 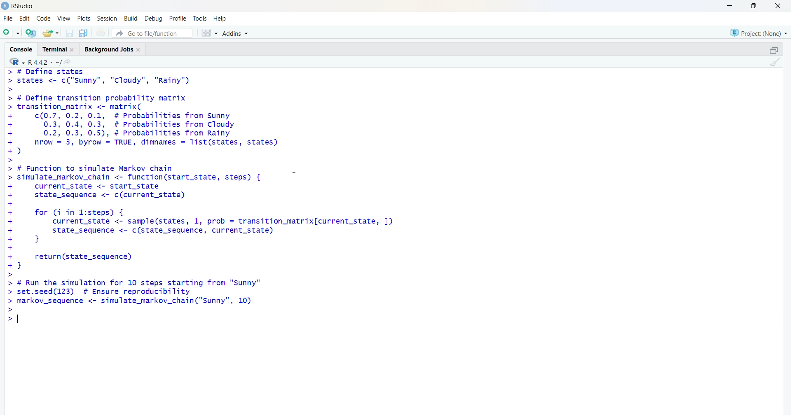 I want to click on tools, so click(x=201, y=17).